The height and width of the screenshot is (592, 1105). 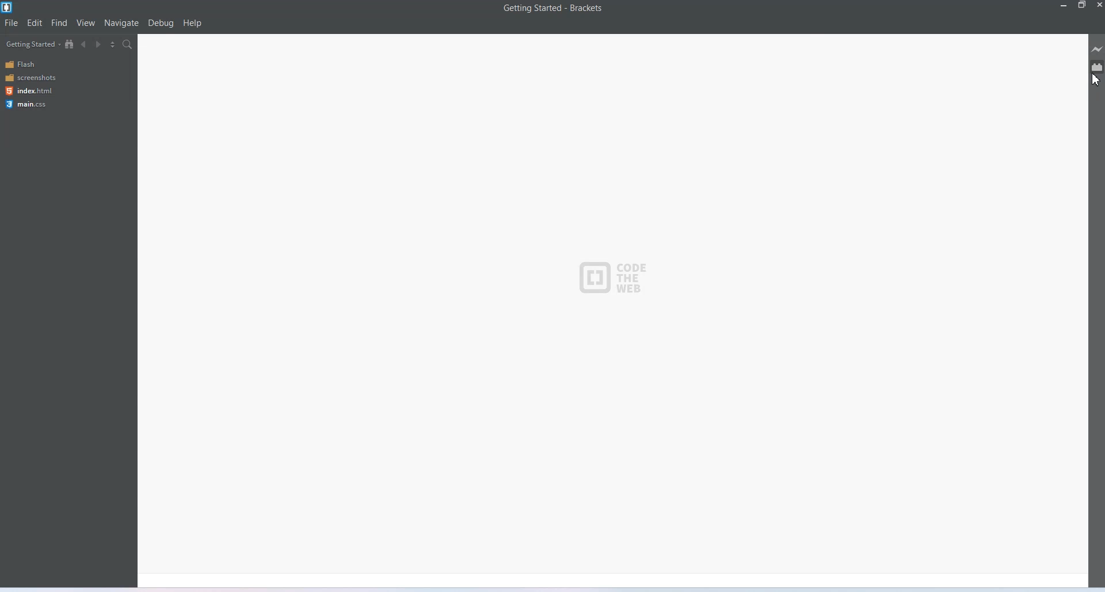 What do you see at coordinates (1098, 67) in the screenshot?
I see `Extension Manager` at bounding box center [1098, 67].